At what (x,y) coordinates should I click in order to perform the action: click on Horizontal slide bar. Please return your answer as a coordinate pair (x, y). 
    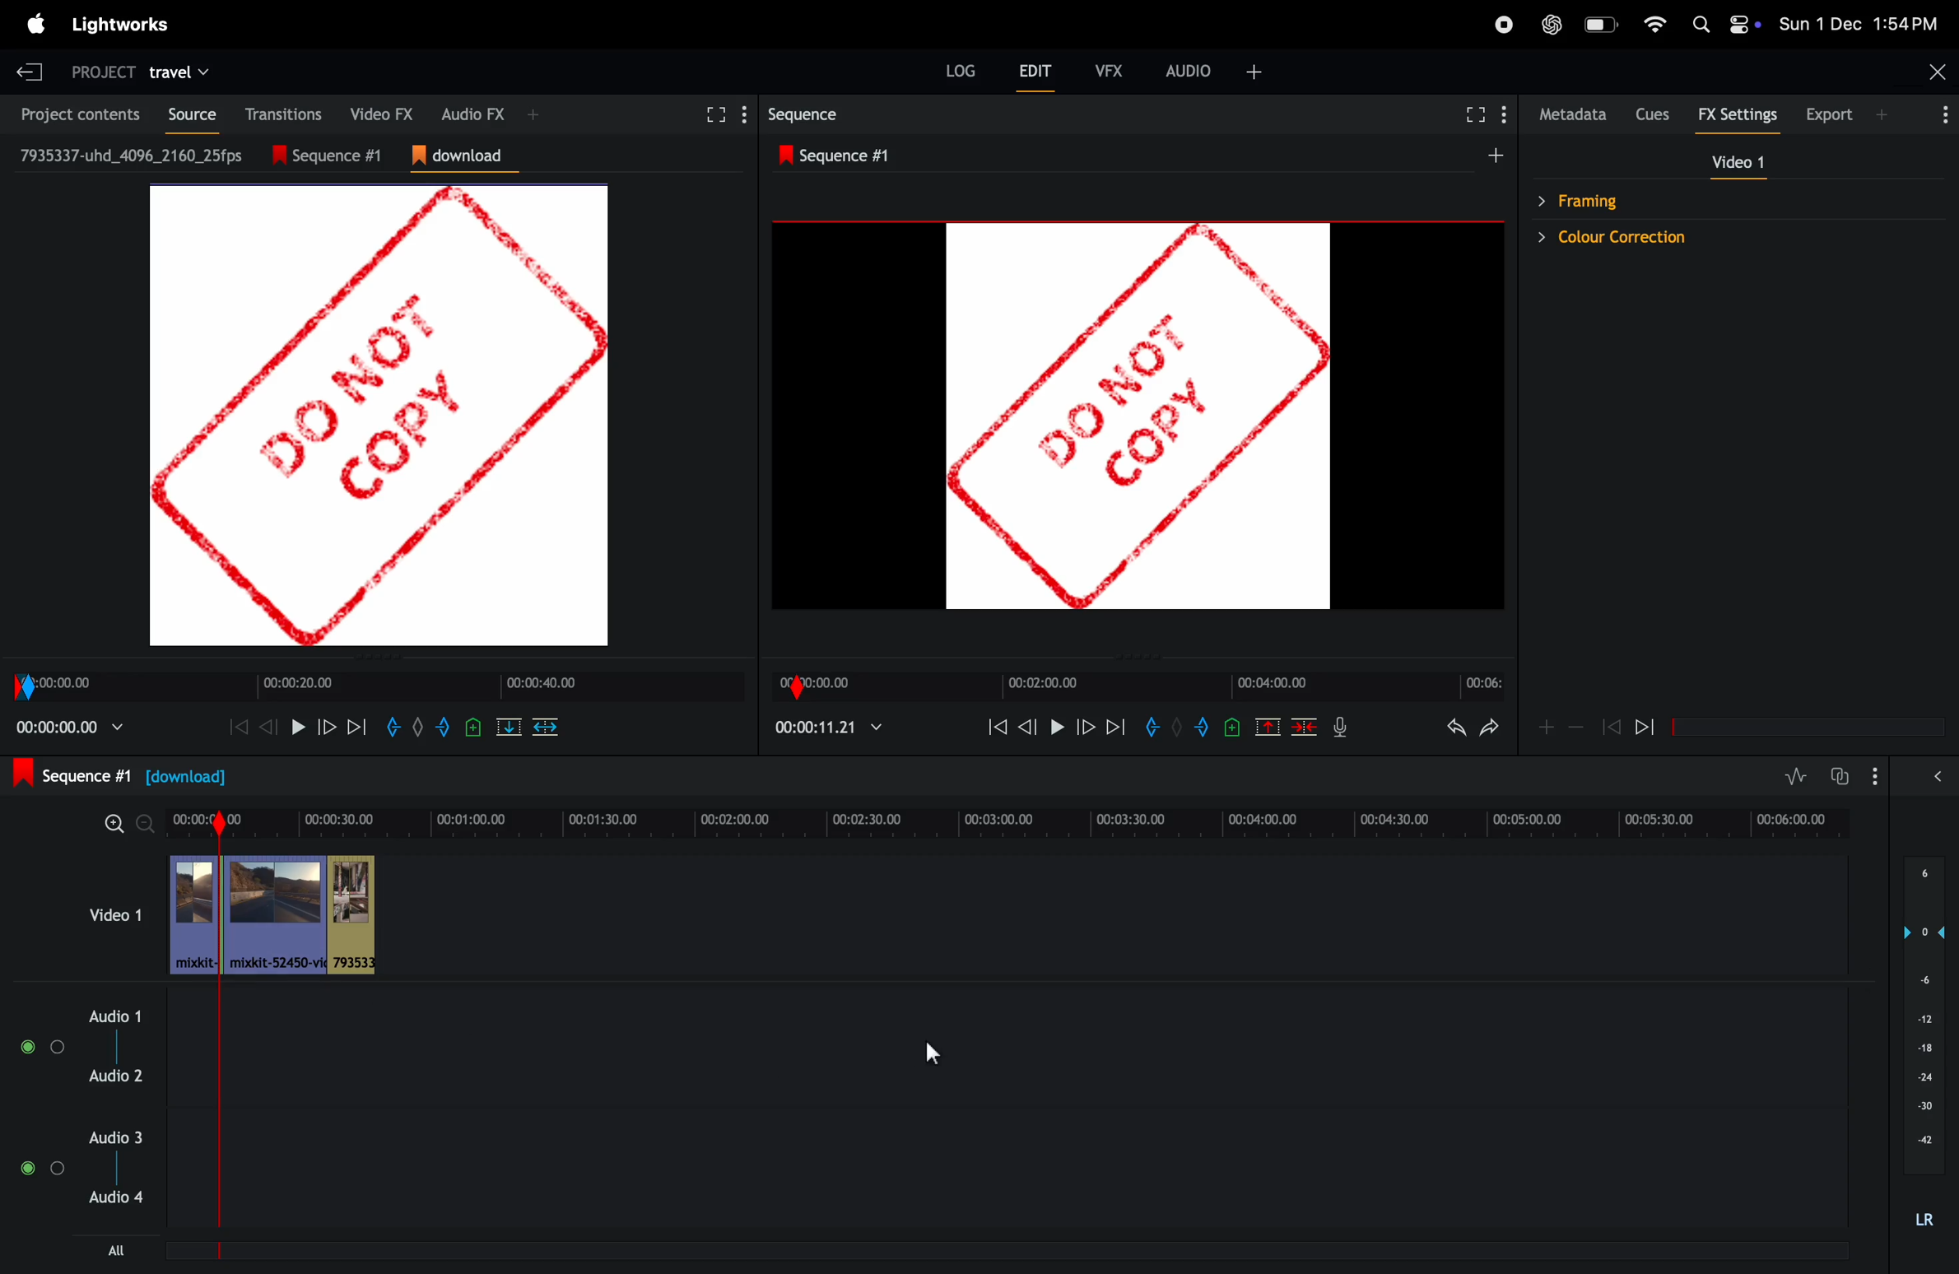
    Looking at the image, I should click on (1002, 1251).